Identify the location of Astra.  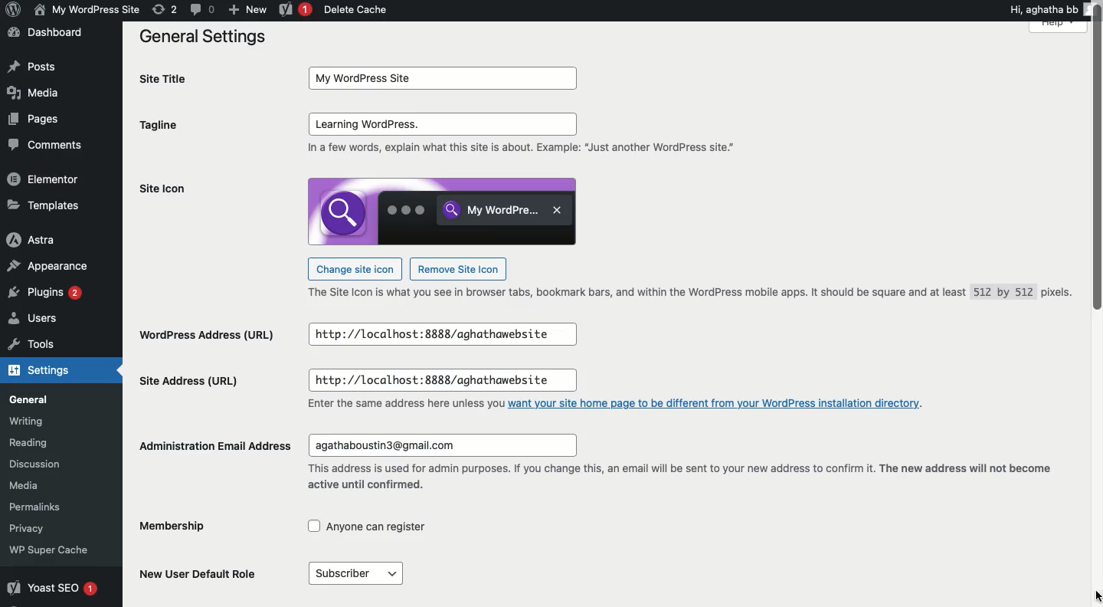
(42, 240).